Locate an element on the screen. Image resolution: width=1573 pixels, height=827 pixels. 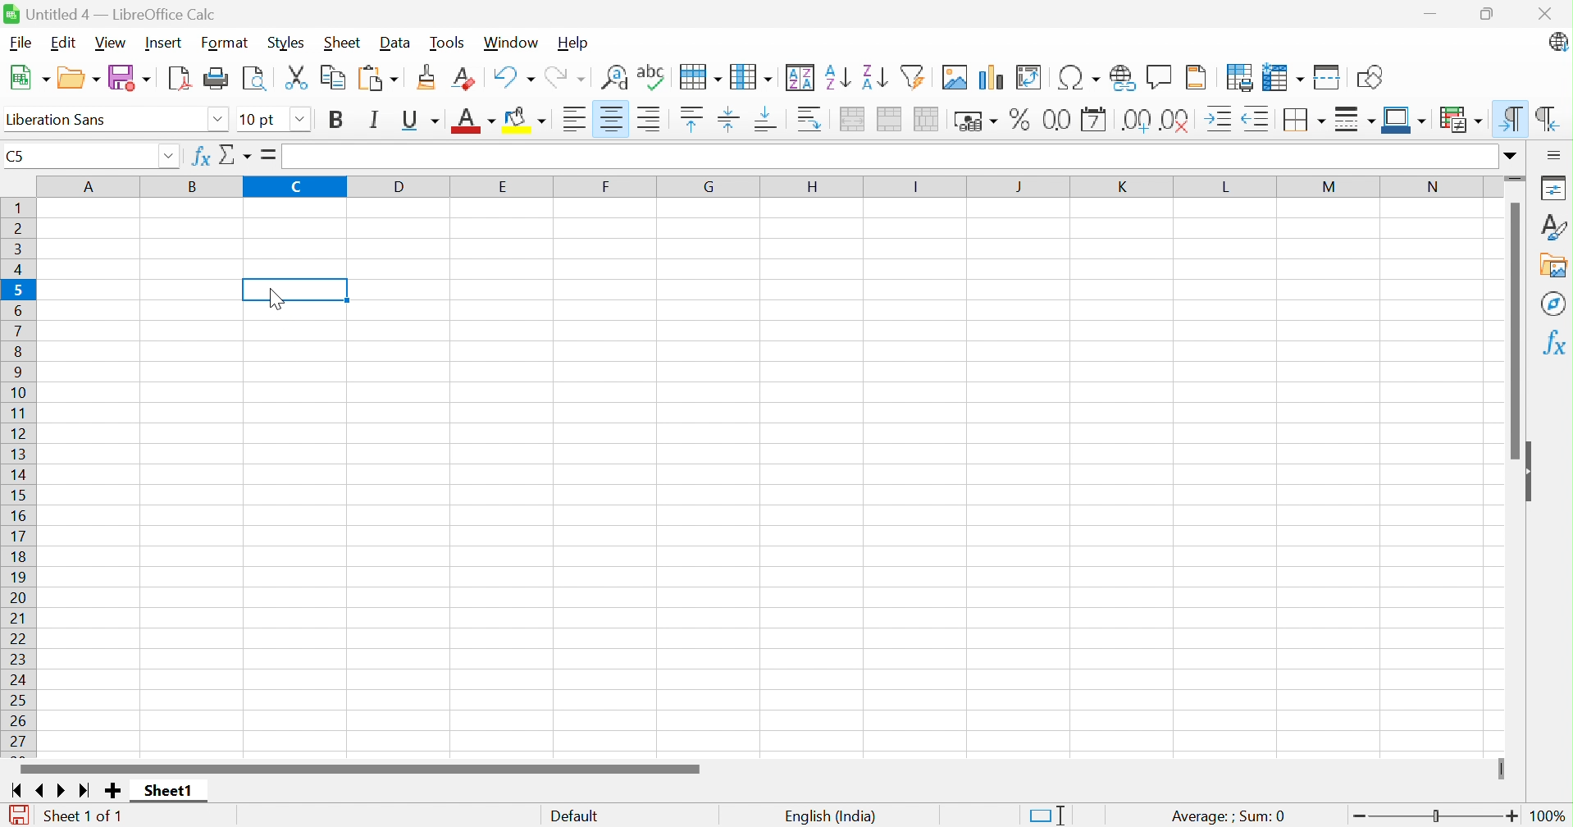
Insert or Edit Pivot Table is located at coordinates (1031, 77).